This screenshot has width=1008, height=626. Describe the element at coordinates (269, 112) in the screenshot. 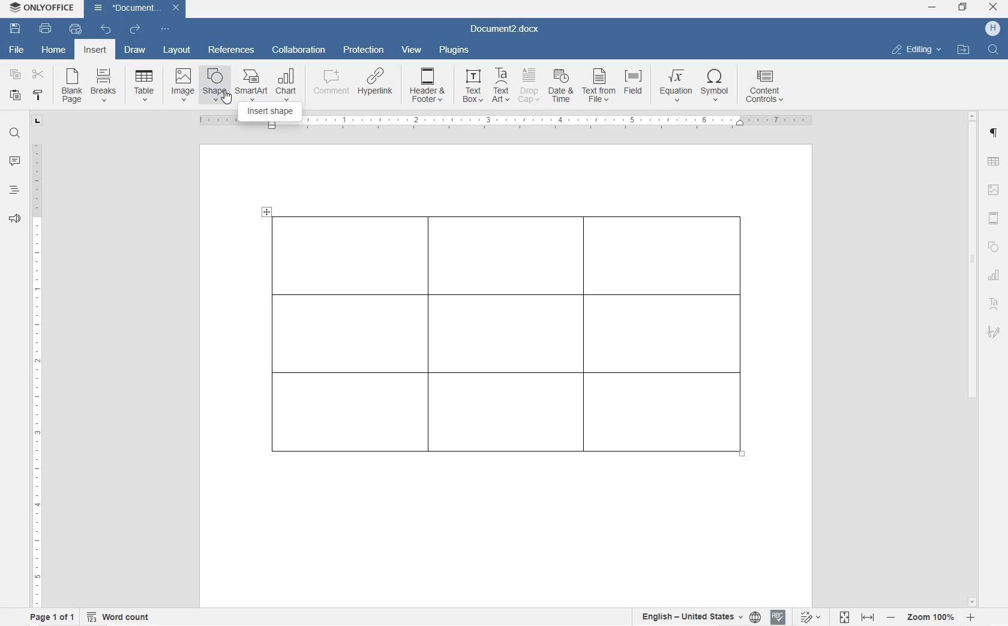

I see `INSERT SHAPE` at that location.